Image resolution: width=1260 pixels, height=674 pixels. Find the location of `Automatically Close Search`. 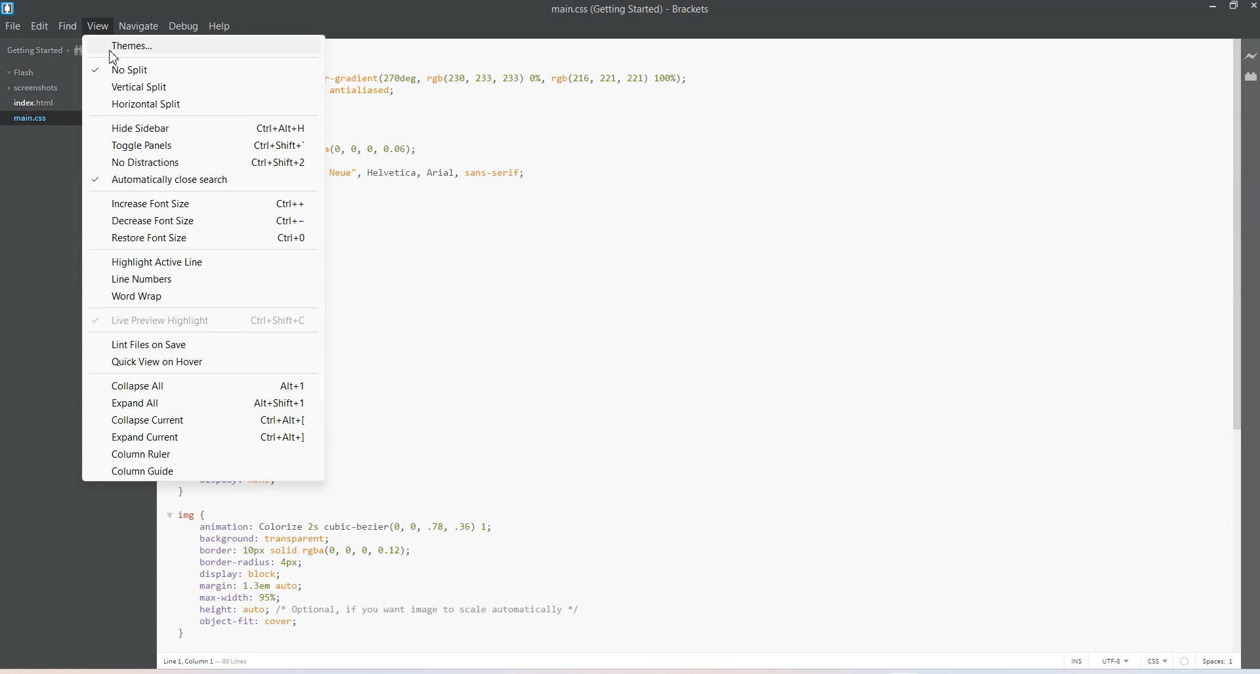

Automatically Close Search is located at coordinates (201, 180).